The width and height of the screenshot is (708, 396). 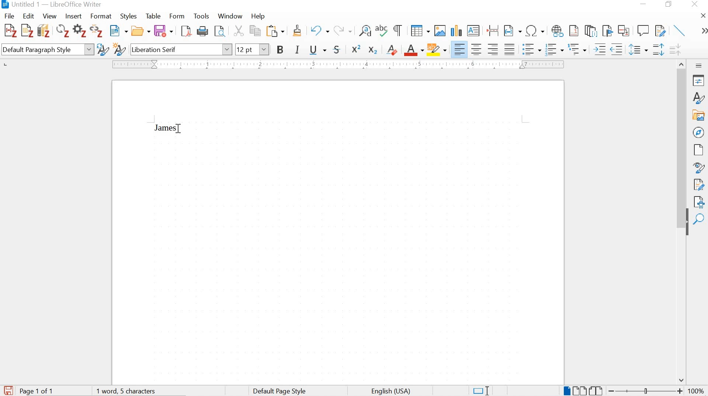 I want to click on outline format, so click(x=578, y=50).